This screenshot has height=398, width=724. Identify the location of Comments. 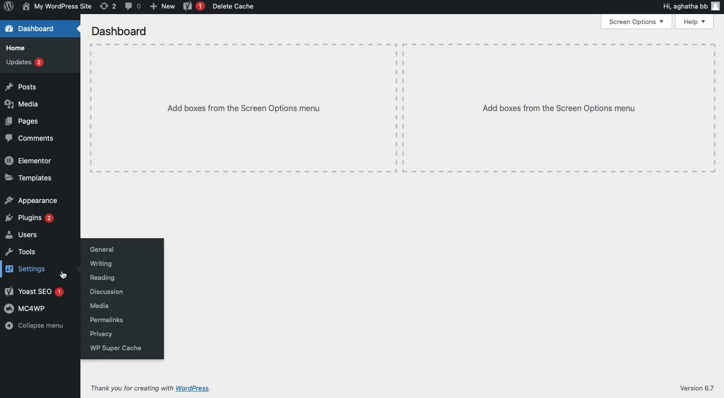
(29, 138).